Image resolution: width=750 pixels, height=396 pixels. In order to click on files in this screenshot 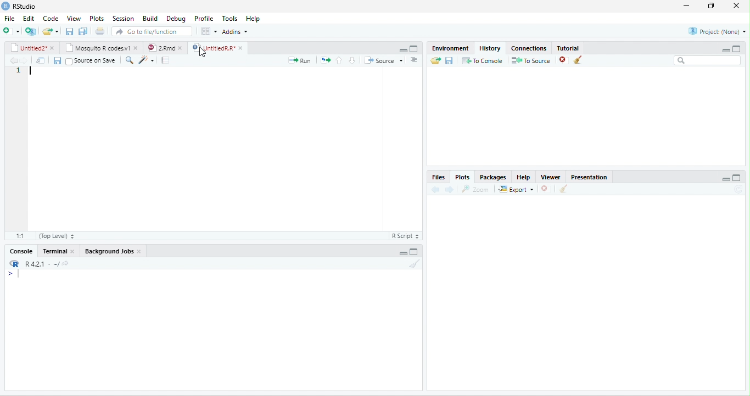, I will do `click(438, 177)`.